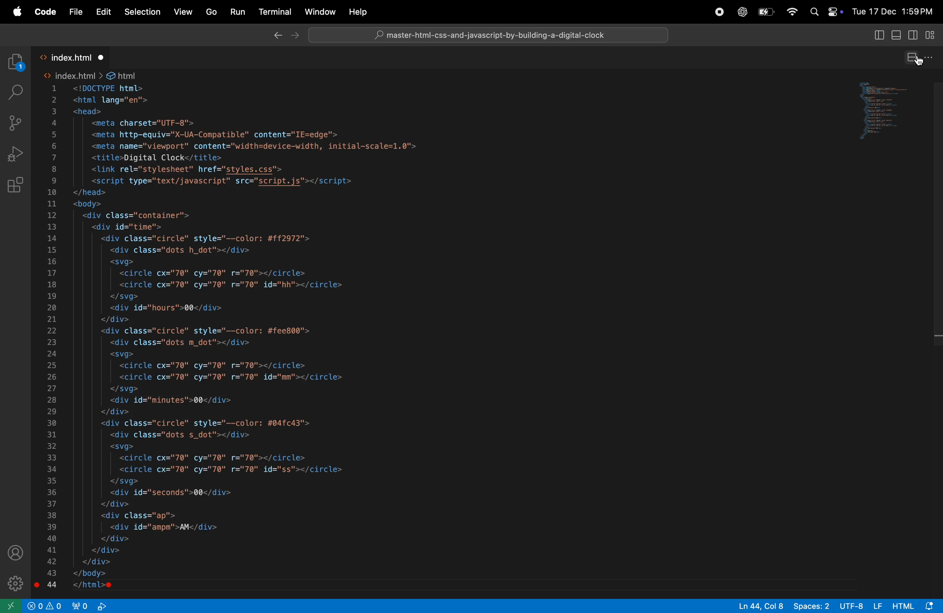 The image size is (943, 613). I want to click on no problems, so click(45, 605).